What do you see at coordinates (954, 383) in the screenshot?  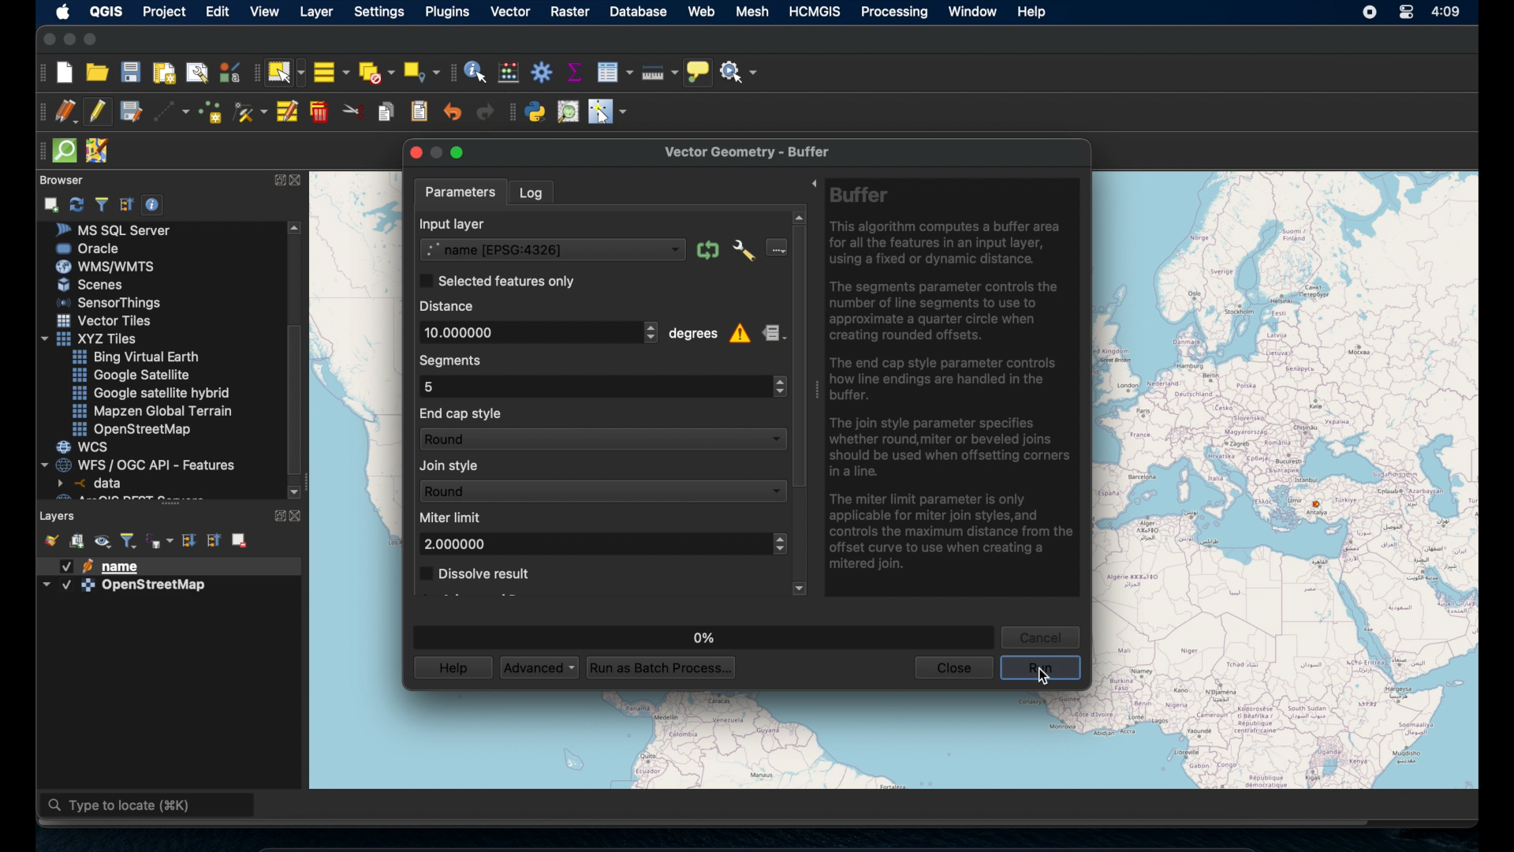 I see `Buffer

This algorithm computes a buffer area
for all the features in an input layer,
using a fixed or dynamic distance.

The segments parameter controls the
number of line segments to use to
approximate a quarter circle when
creating rounded offsets.

The end cap style parameter controls
how line endings are handled in the
buffer.

The join style parameter specifies
whether round, miter or beveled joins
should be used when offsetting corners
ina line.

The miter limit parameter is only
applicable for miter join styles,and
controls the maximum distance from the
offset curve to use when creating a
mitered join.` at bounding box center [954, 383].